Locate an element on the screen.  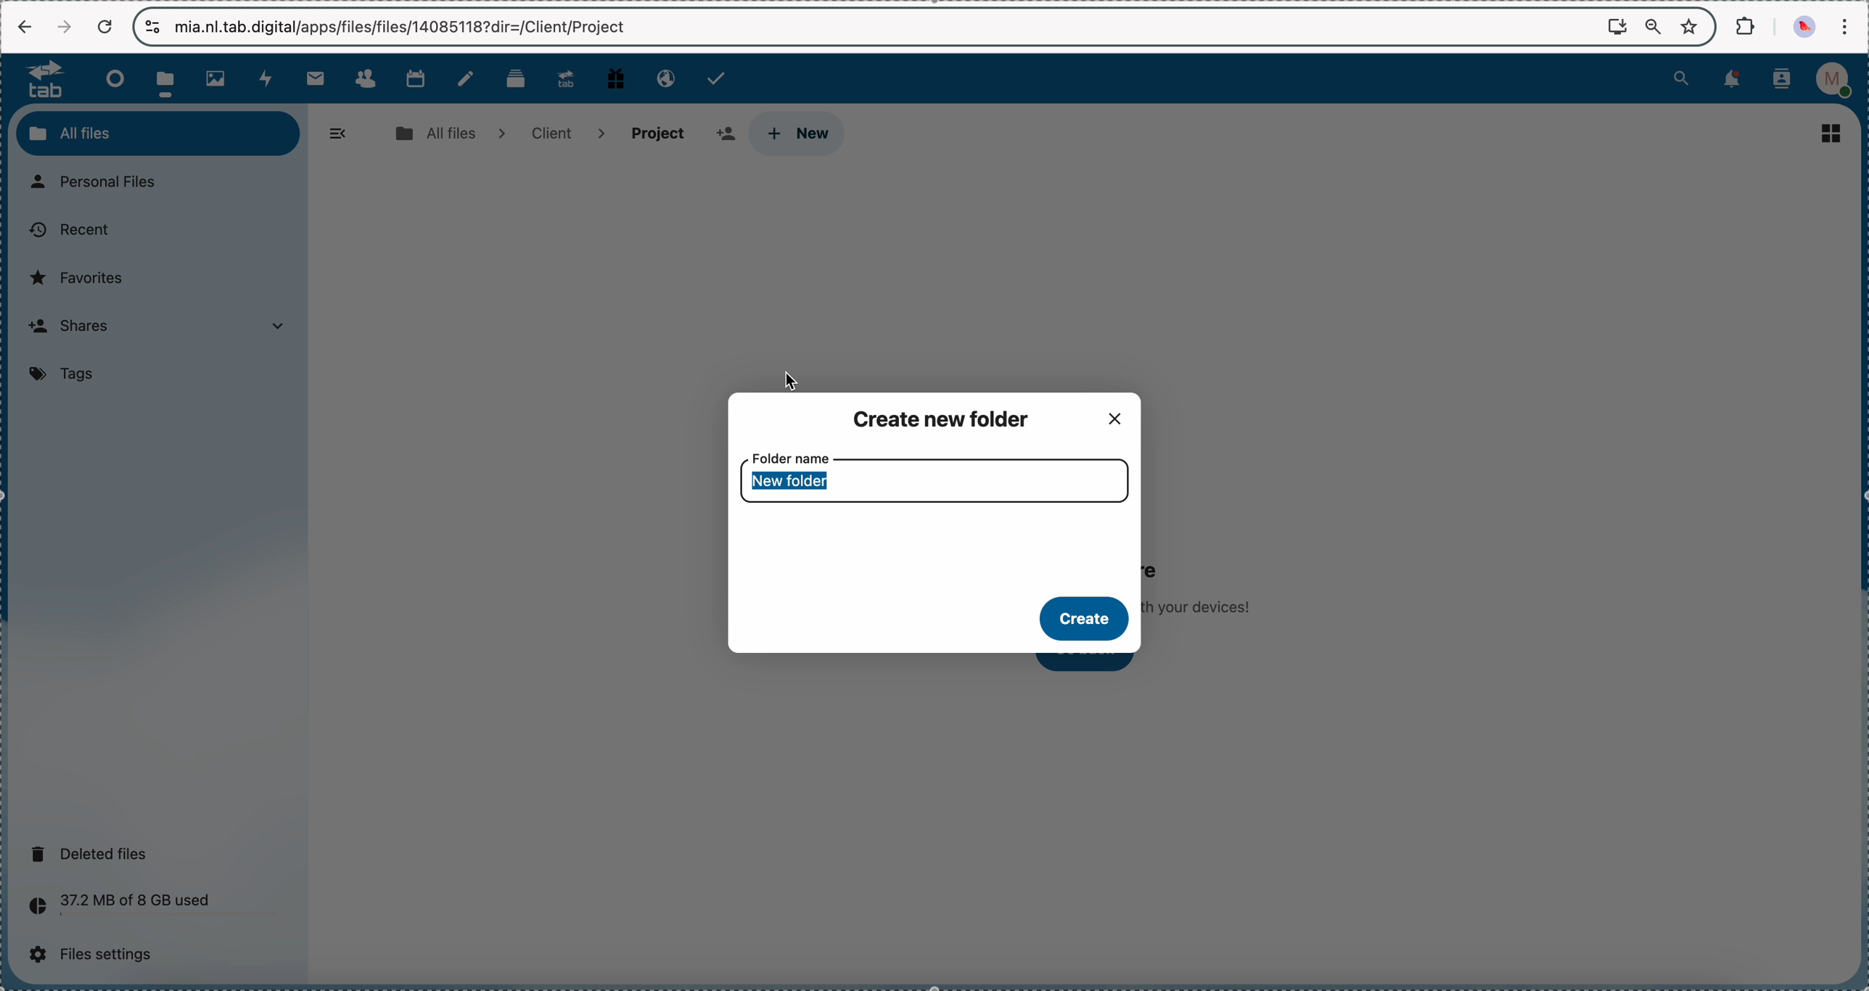
dashboard is located at coordinates (111, 78).